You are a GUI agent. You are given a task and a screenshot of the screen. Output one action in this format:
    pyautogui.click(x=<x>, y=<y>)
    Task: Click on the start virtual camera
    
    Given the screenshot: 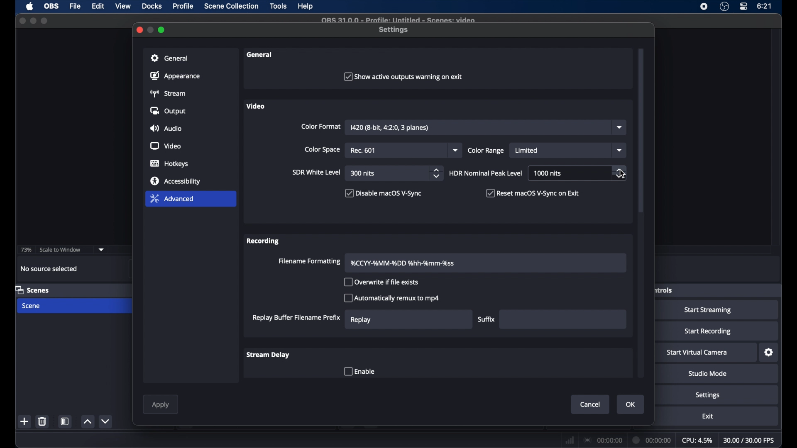 What is the action you would take?
    pyautogui.click(x=697, y=353)
    